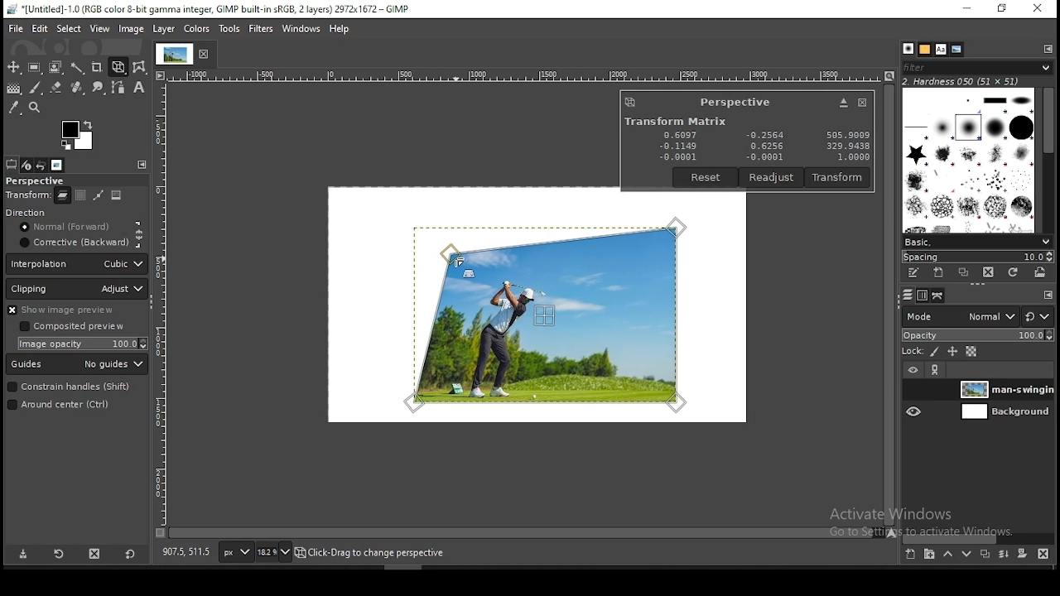 The width and height of the screenshot is (1060, 596). I want to click on constraint proportions, so click(140, 233).